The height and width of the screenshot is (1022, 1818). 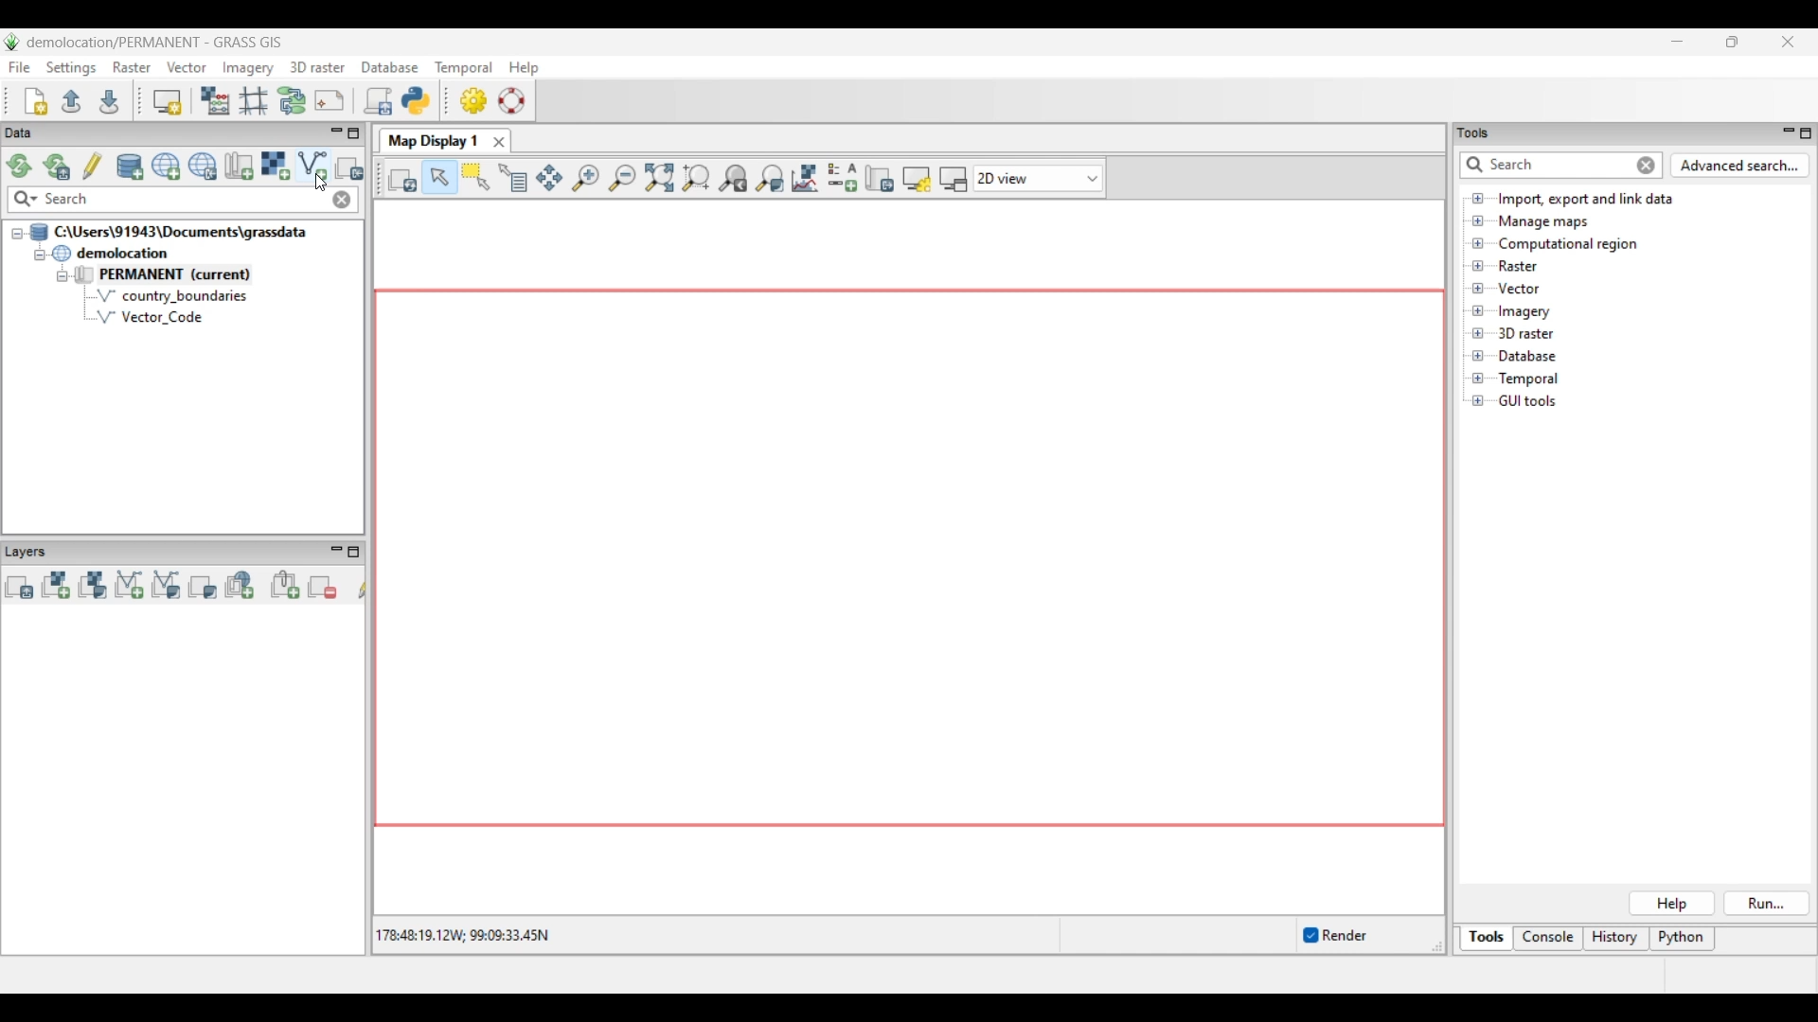 What do you see at coordinates (110, 253) in the screenshot?
I see `Double click to collapse demolocation` at bounding box center [110, 253].